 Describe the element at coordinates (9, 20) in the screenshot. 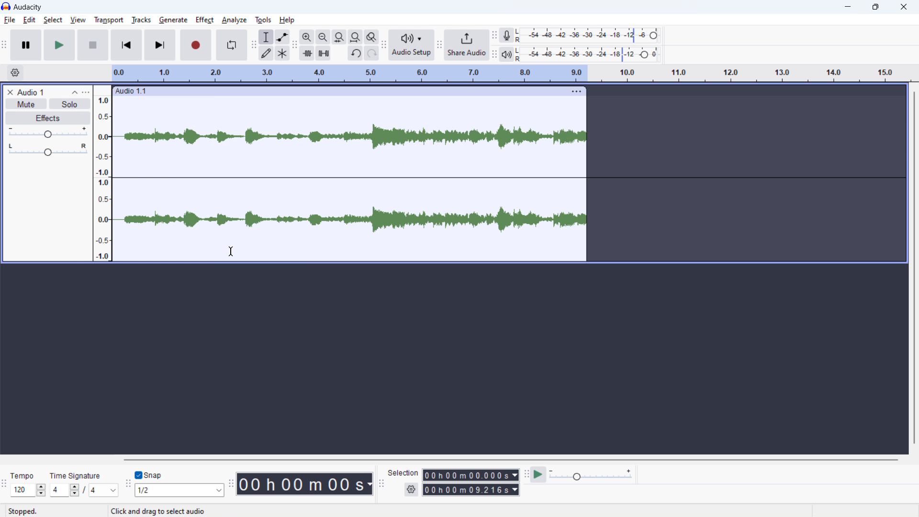

I see `file` at that location.